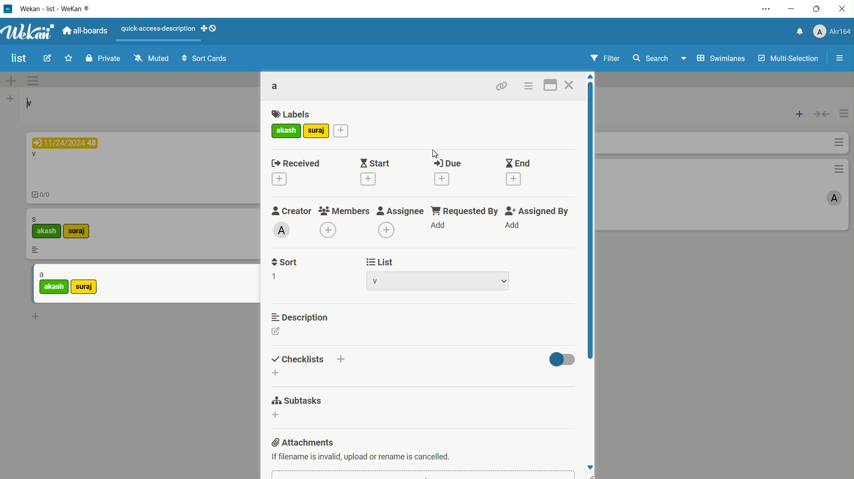  What do you see at coordinates (305, 441) in the screenshot?
I see `attachments` at bounding box center [305, 441].